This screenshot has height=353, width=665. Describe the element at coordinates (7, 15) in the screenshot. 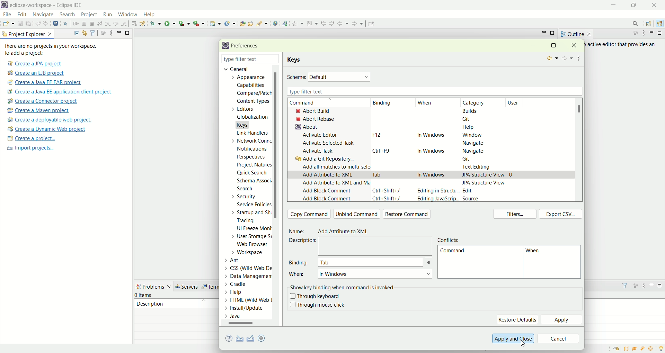

I see `file` at that location.